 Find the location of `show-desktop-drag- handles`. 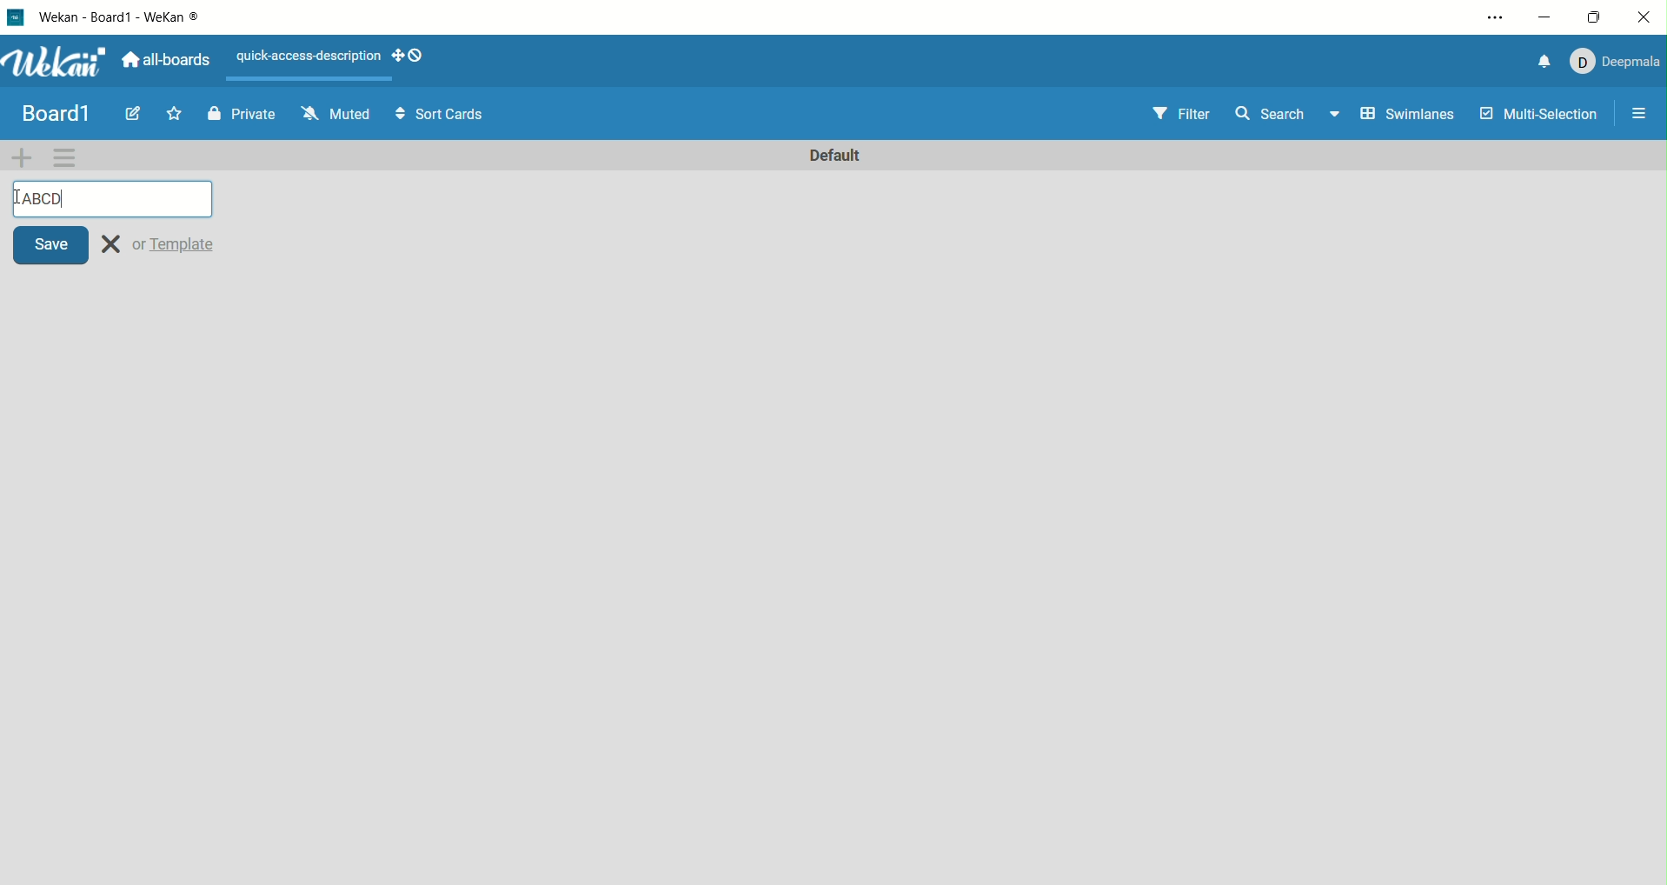

show-desktop-drag- handles is located at coordinates (416, 55).